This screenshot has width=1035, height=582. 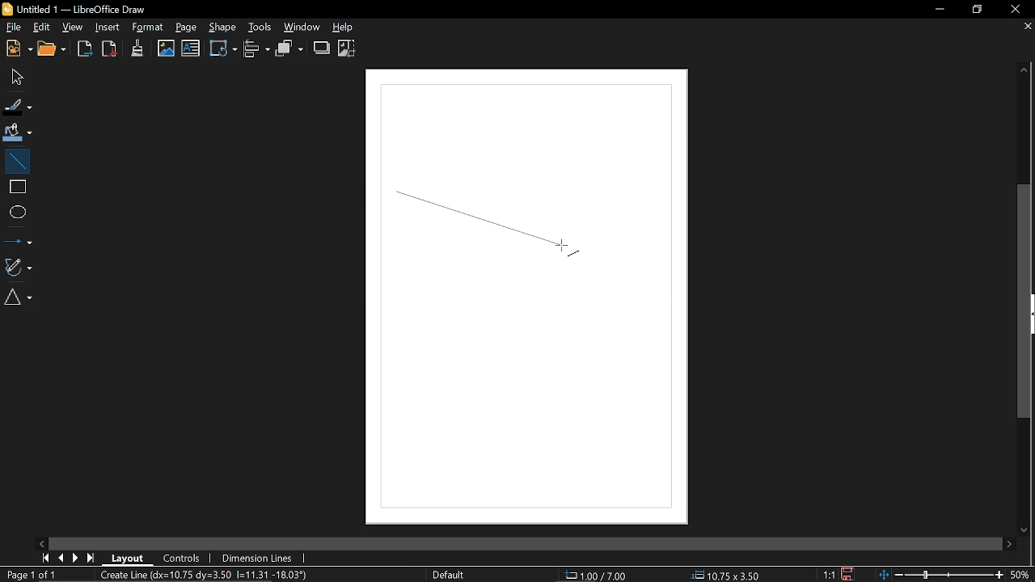 What do you see at coordinates (495, 234) in the screenshot?
I see `Line drawn` at bounding box center [495, 234].